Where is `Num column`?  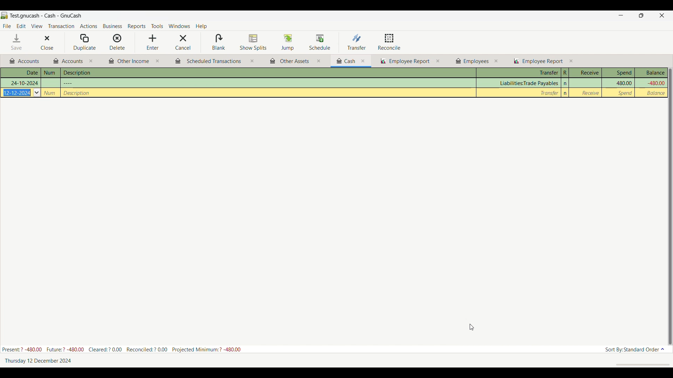
Num column is located at coordinates (50, 73).